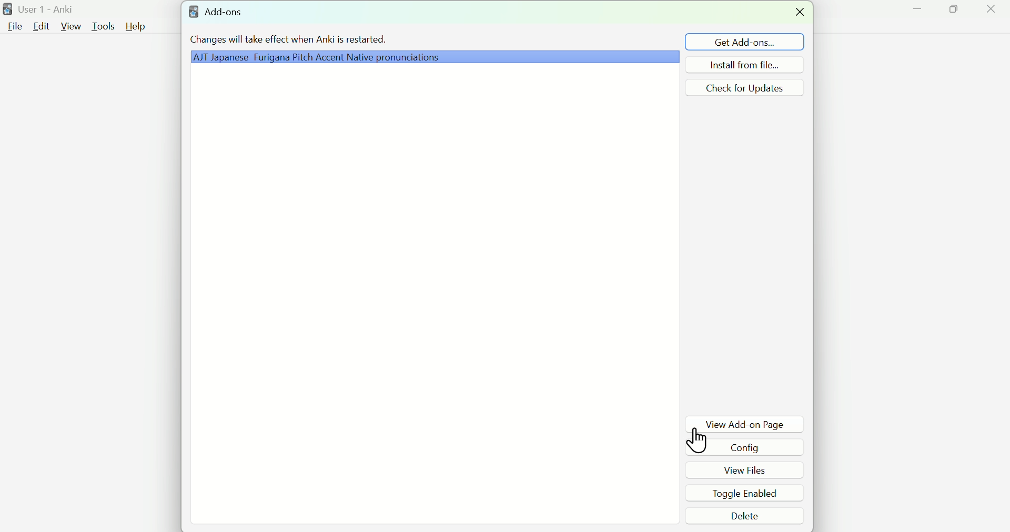  What do you see at coordinates (749, 39) in the screenshot?
I see `Get Add ons` at bounding box center [749, 39].